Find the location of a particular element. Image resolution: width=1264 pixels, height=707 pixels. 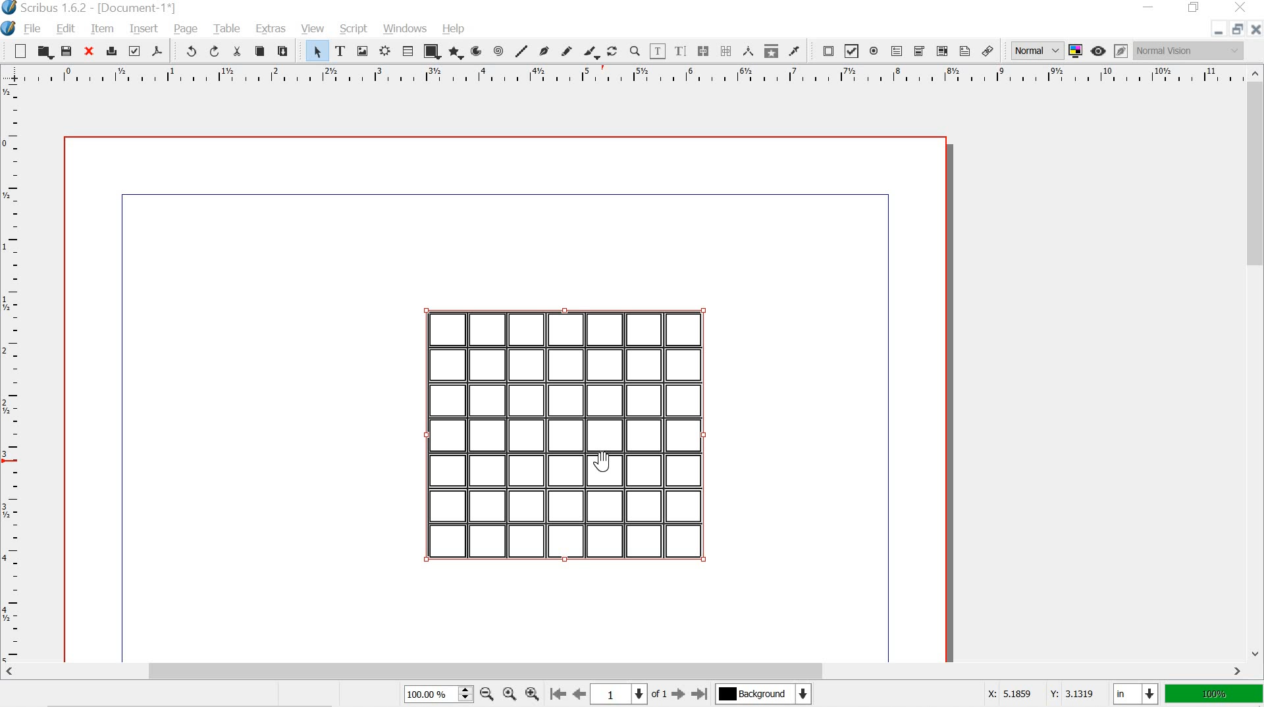

scribus 1.6.2 - [Document-1*] is located at coordinates (96, 8).